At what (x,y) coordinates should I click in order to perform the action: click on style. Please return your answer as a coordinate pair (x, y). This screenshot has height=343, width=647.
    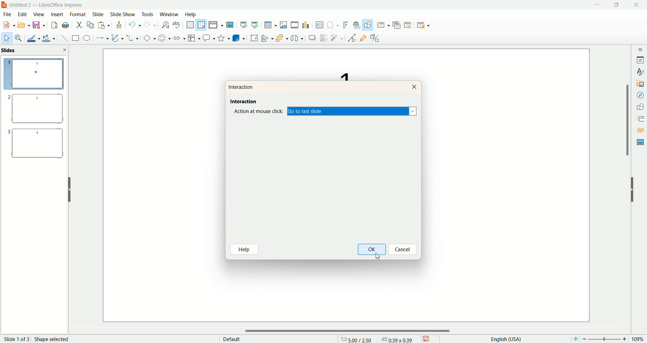
    Looking at the image, I should click on (640, 72).